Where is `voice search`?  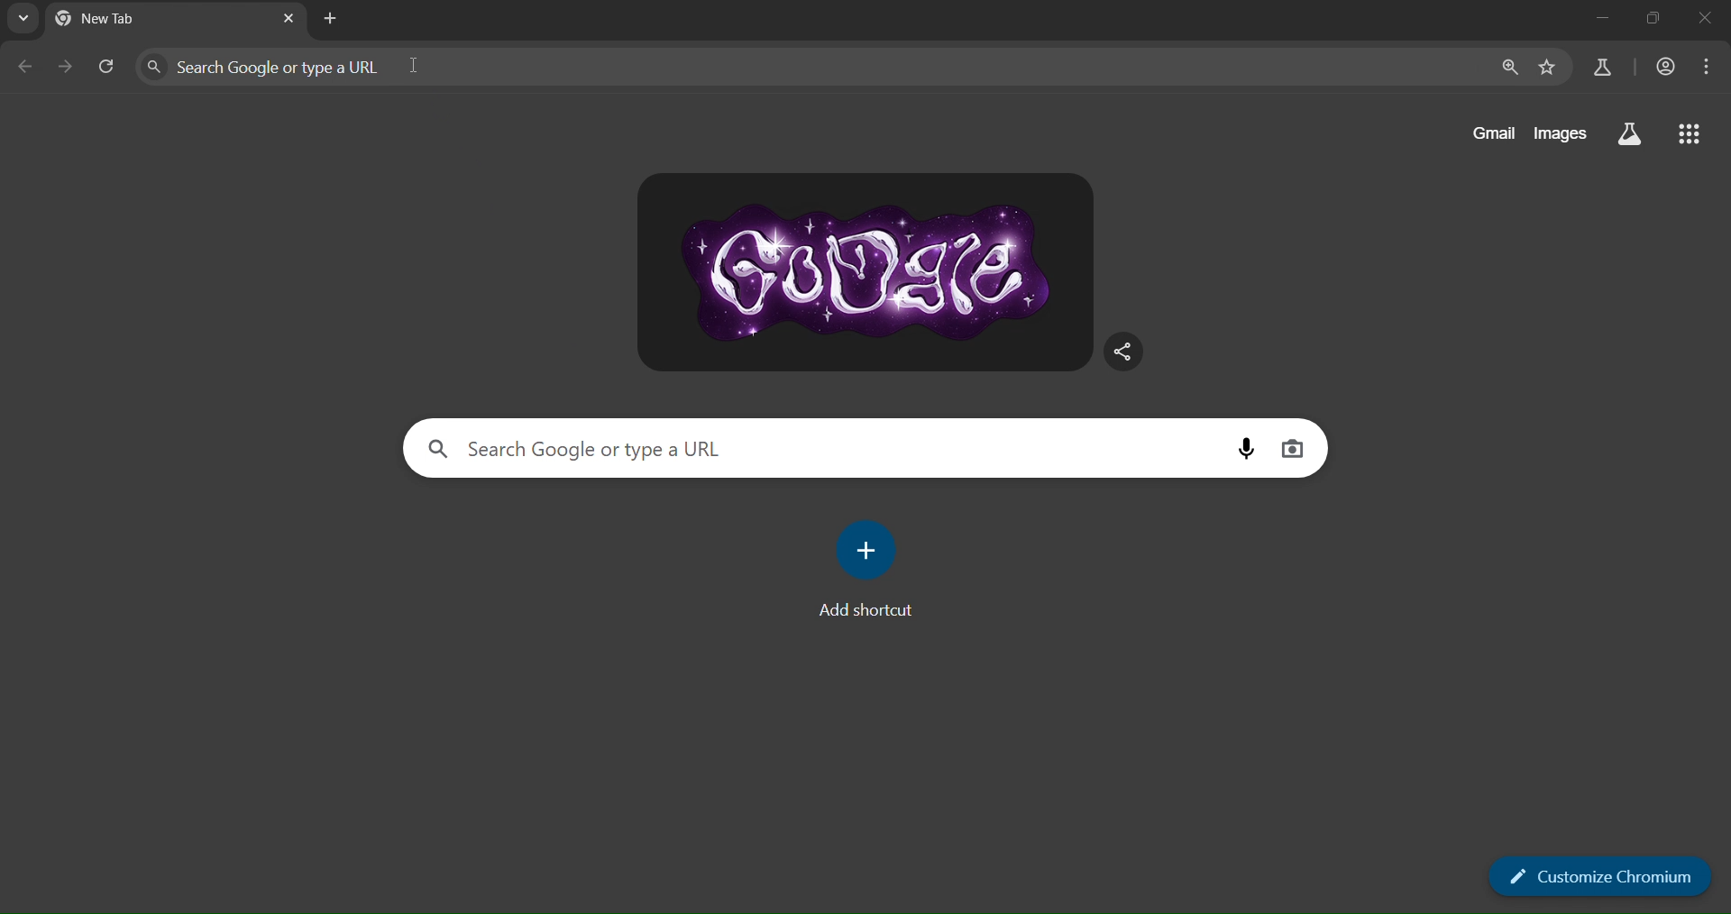
voice search is located at coordinates (1243, 448).